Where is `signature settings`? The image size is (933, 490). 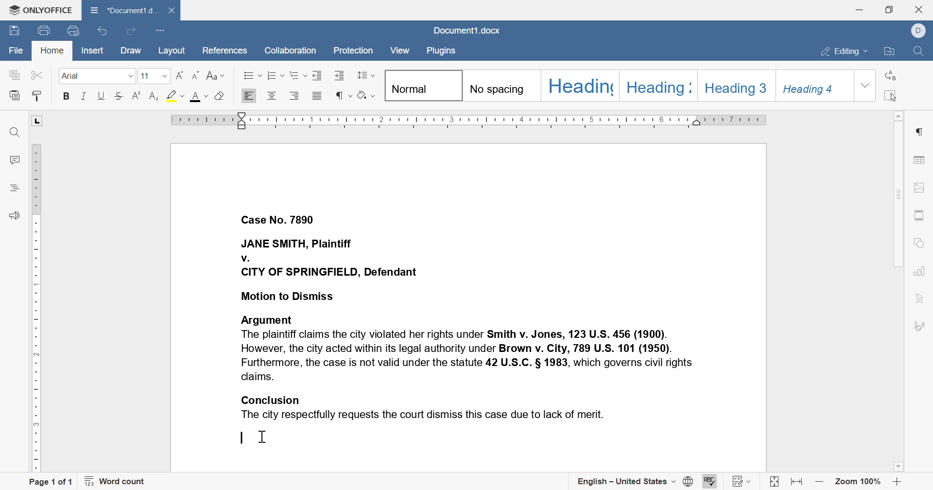 signature settings is located at coordinates (919, 326).